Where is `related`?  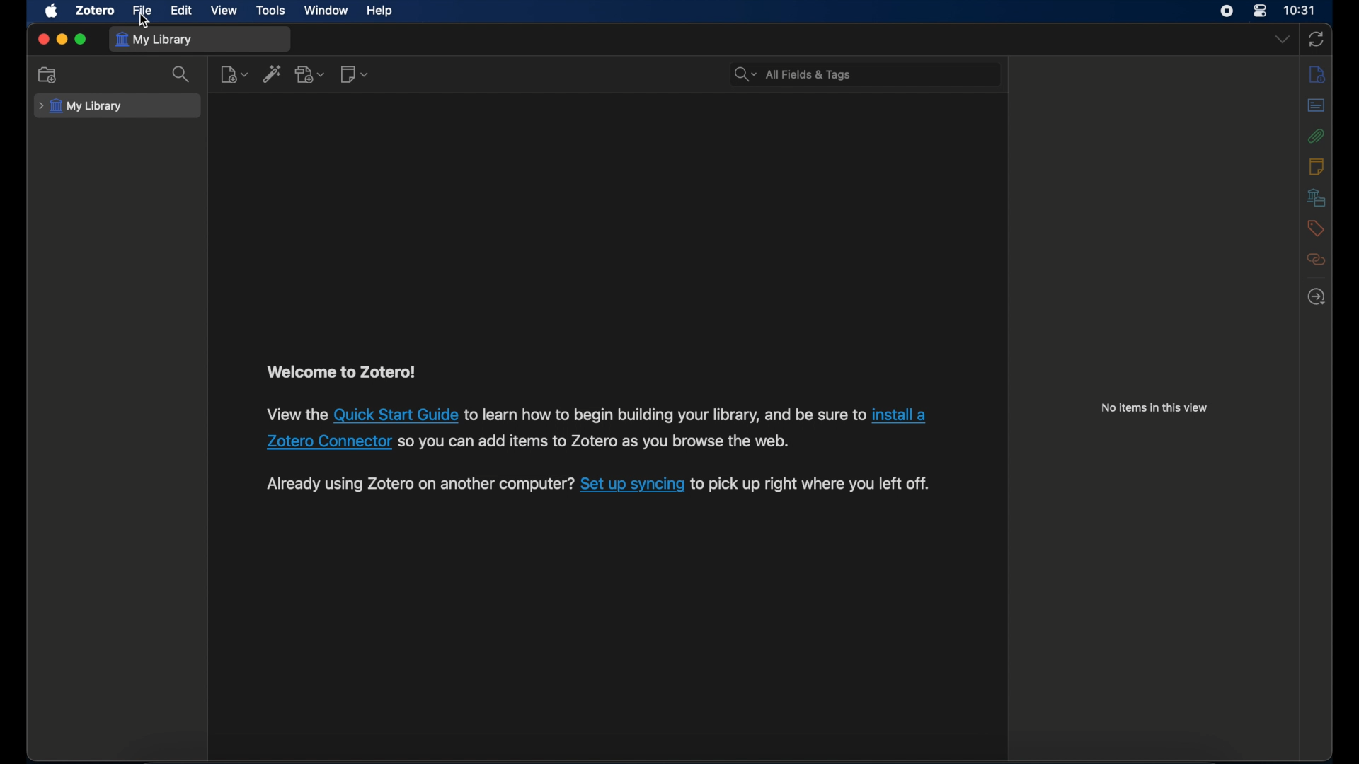 related is located at coordinates (1317, 260).